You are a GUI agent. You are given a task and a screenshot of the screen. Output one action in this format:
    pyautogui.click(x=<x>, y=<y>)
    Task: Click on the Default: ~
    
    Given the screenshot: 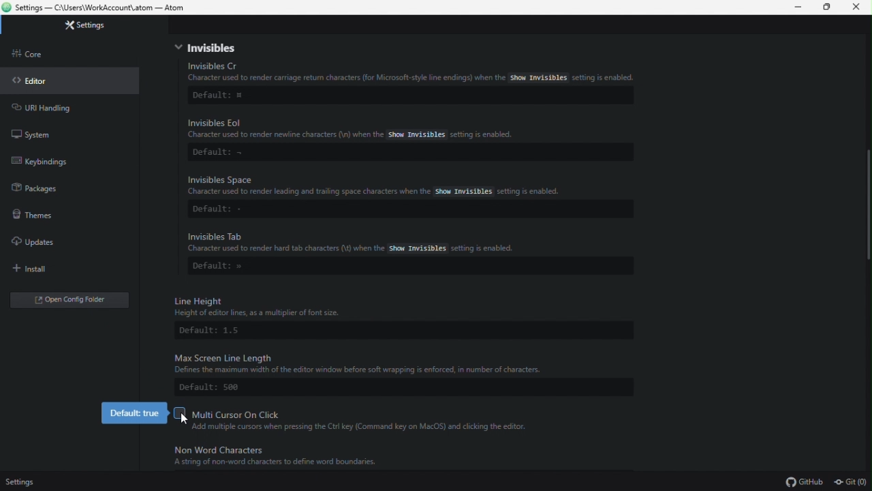 What is the action you would take?
    pyautogui.click(x=221, y=152)
    